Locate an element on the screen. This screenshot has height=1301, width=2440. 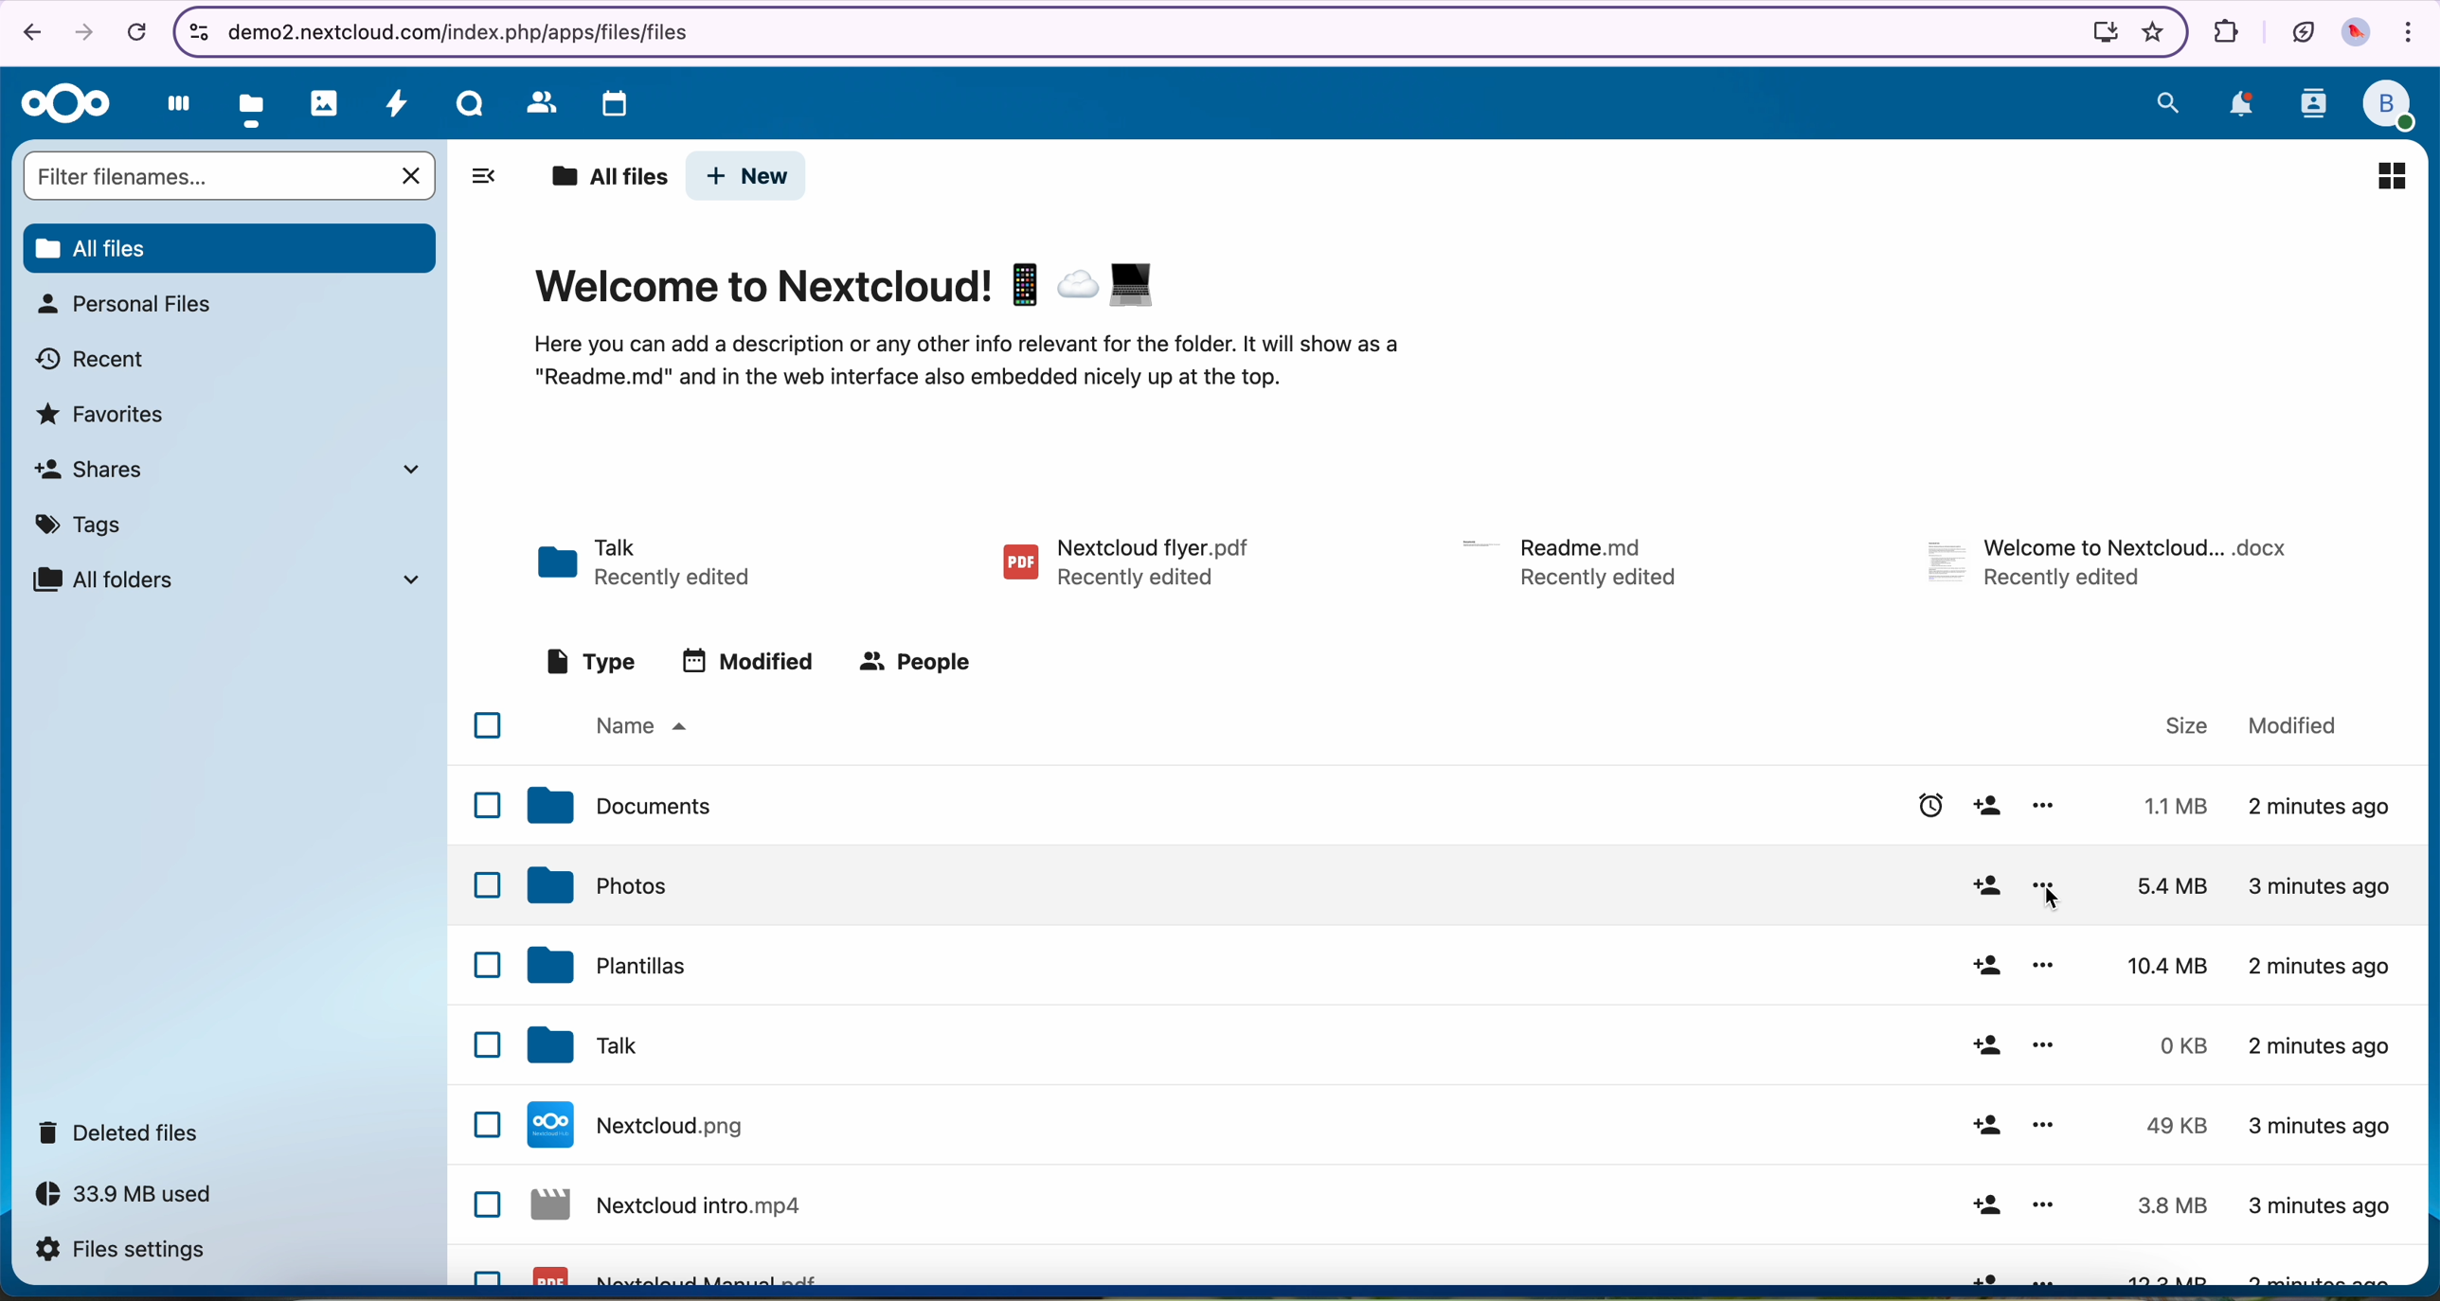
new button is located at coordinates (750, 176).